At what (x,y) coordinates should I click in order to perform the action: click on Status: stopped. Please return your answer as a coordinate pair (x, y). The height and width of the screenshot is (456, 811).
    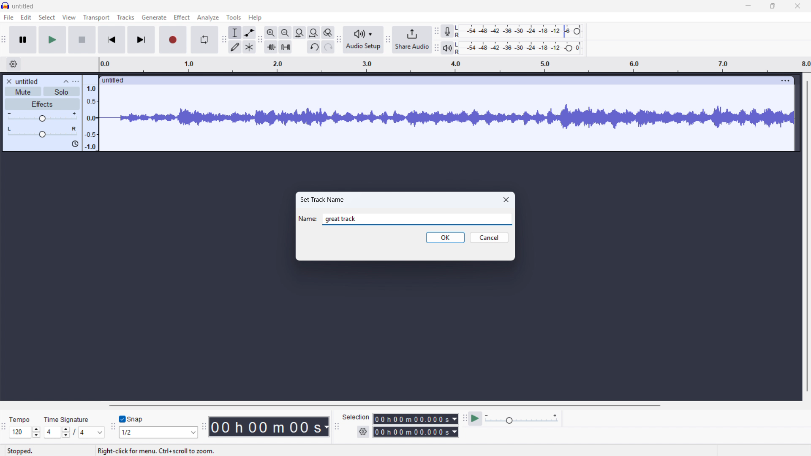
    Looking at the image, I should click on (20, 451).